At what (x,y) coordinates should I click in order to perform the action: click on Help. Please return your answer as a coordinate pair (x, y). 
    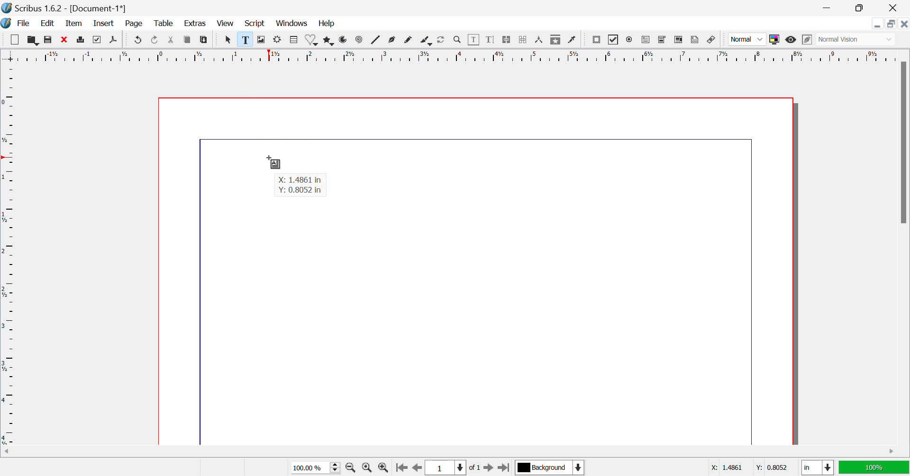
    Looking at the image, I should click on (327, 24).